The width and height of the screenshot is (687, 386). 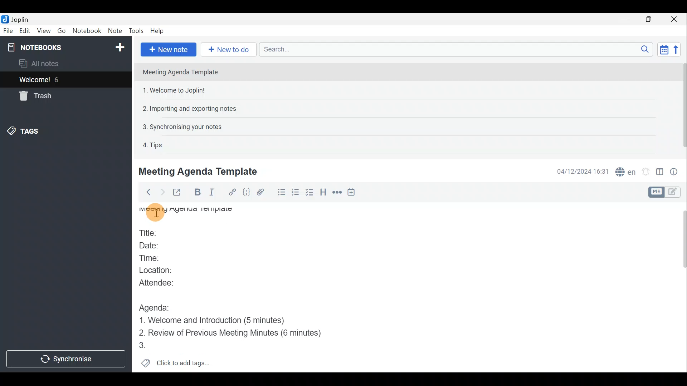 I want to click on Joplin, so click(x=20, y=19).